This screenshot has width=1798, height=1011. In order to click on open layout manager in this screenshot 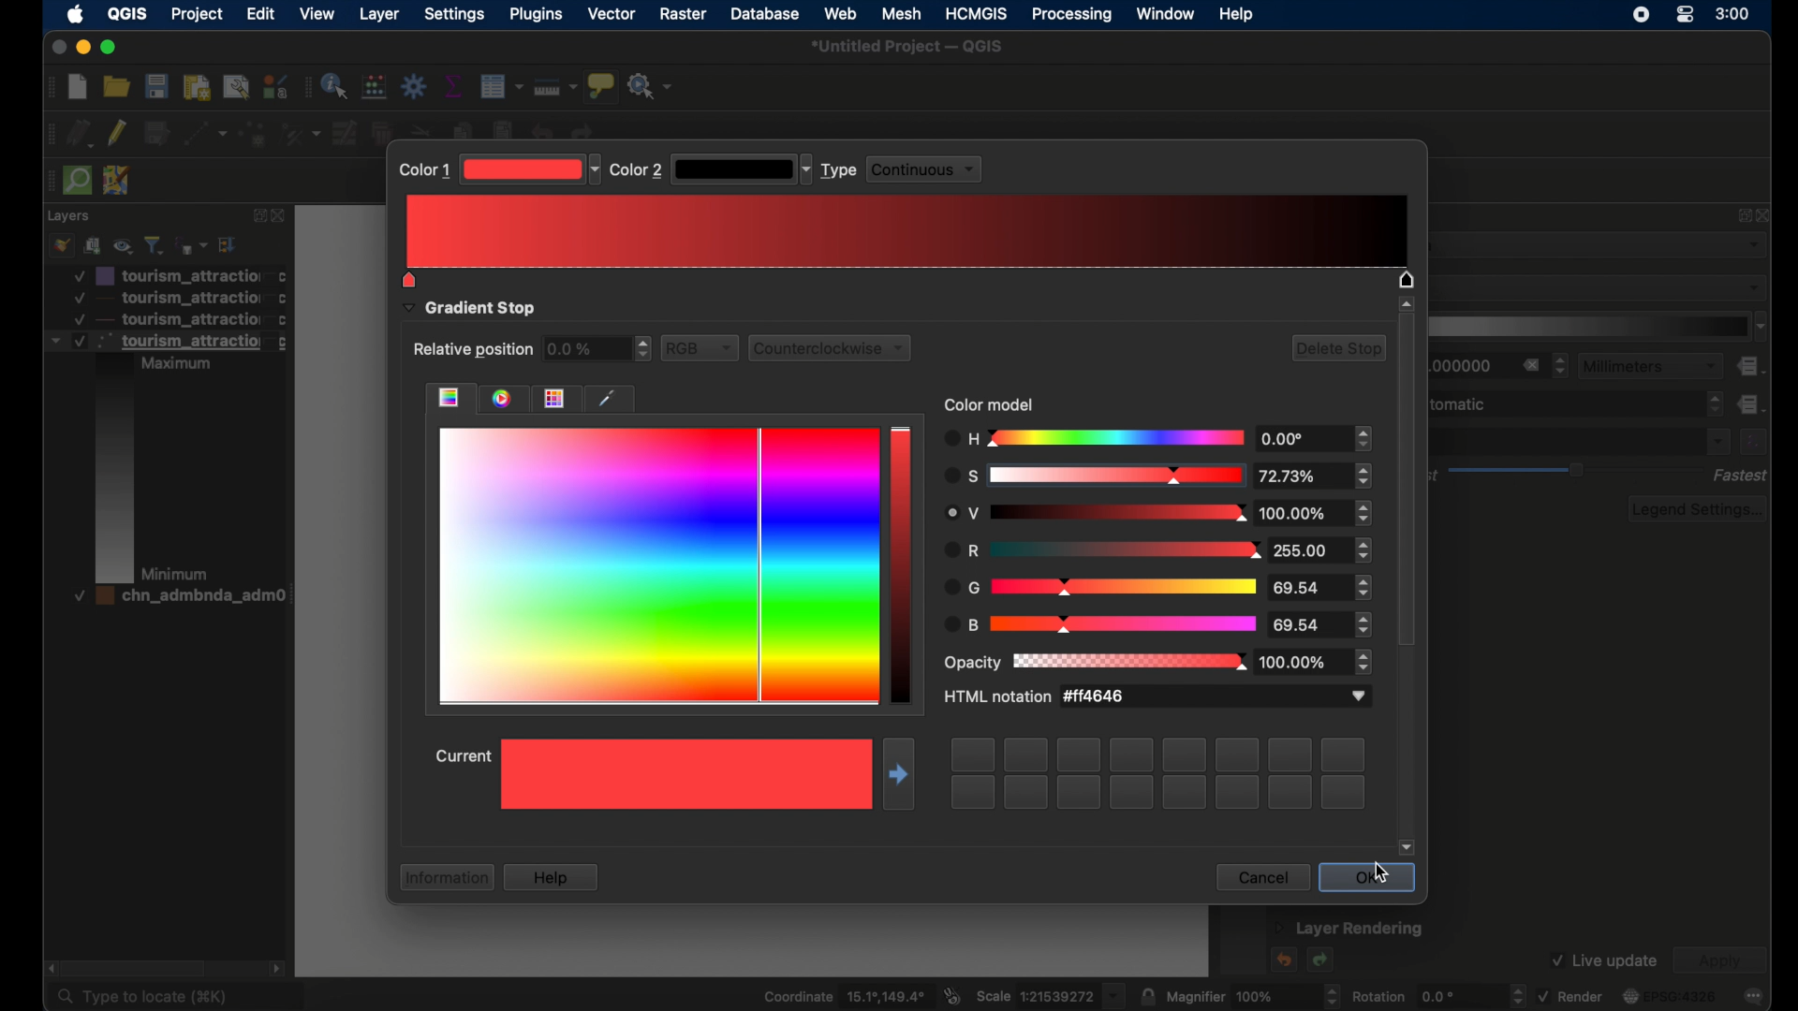, I will do `click(236, 88)`.